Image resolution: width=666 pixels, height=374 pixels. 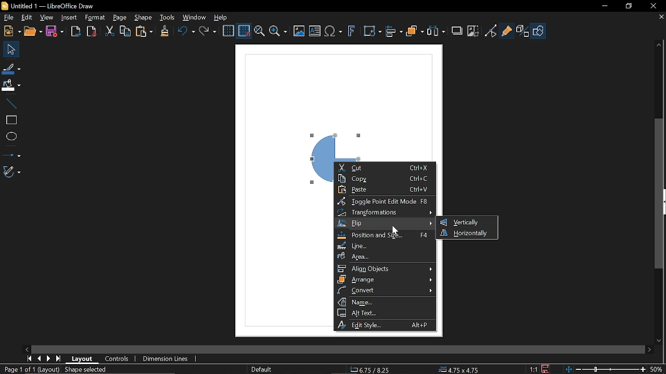 I want to click on View, so click(x=47, y=18).